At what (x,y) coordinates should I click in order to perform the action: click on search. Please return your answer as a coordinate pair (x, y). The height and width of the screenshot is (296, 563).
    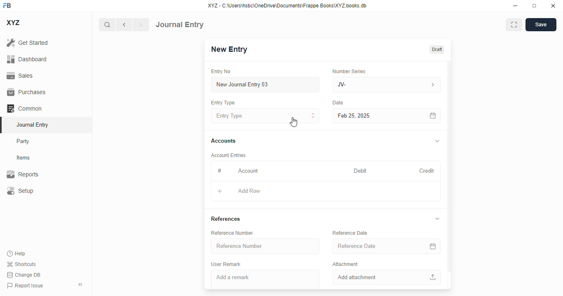
    Looking at the image, I should click on (107, 25).